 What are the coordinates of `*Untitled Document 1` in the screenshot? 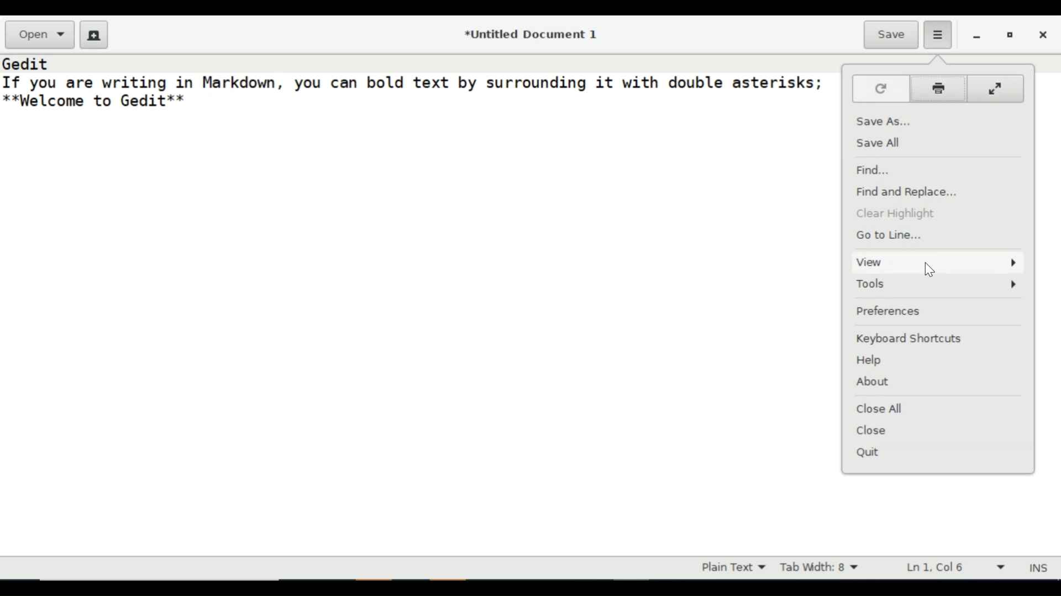 It's located at (532, 34).